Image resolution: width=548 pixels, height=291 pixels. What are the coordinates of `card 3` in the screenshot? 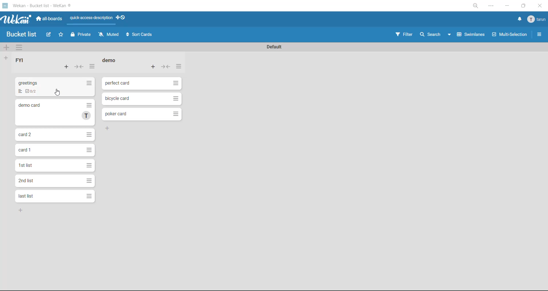 It's located at (140, 115).